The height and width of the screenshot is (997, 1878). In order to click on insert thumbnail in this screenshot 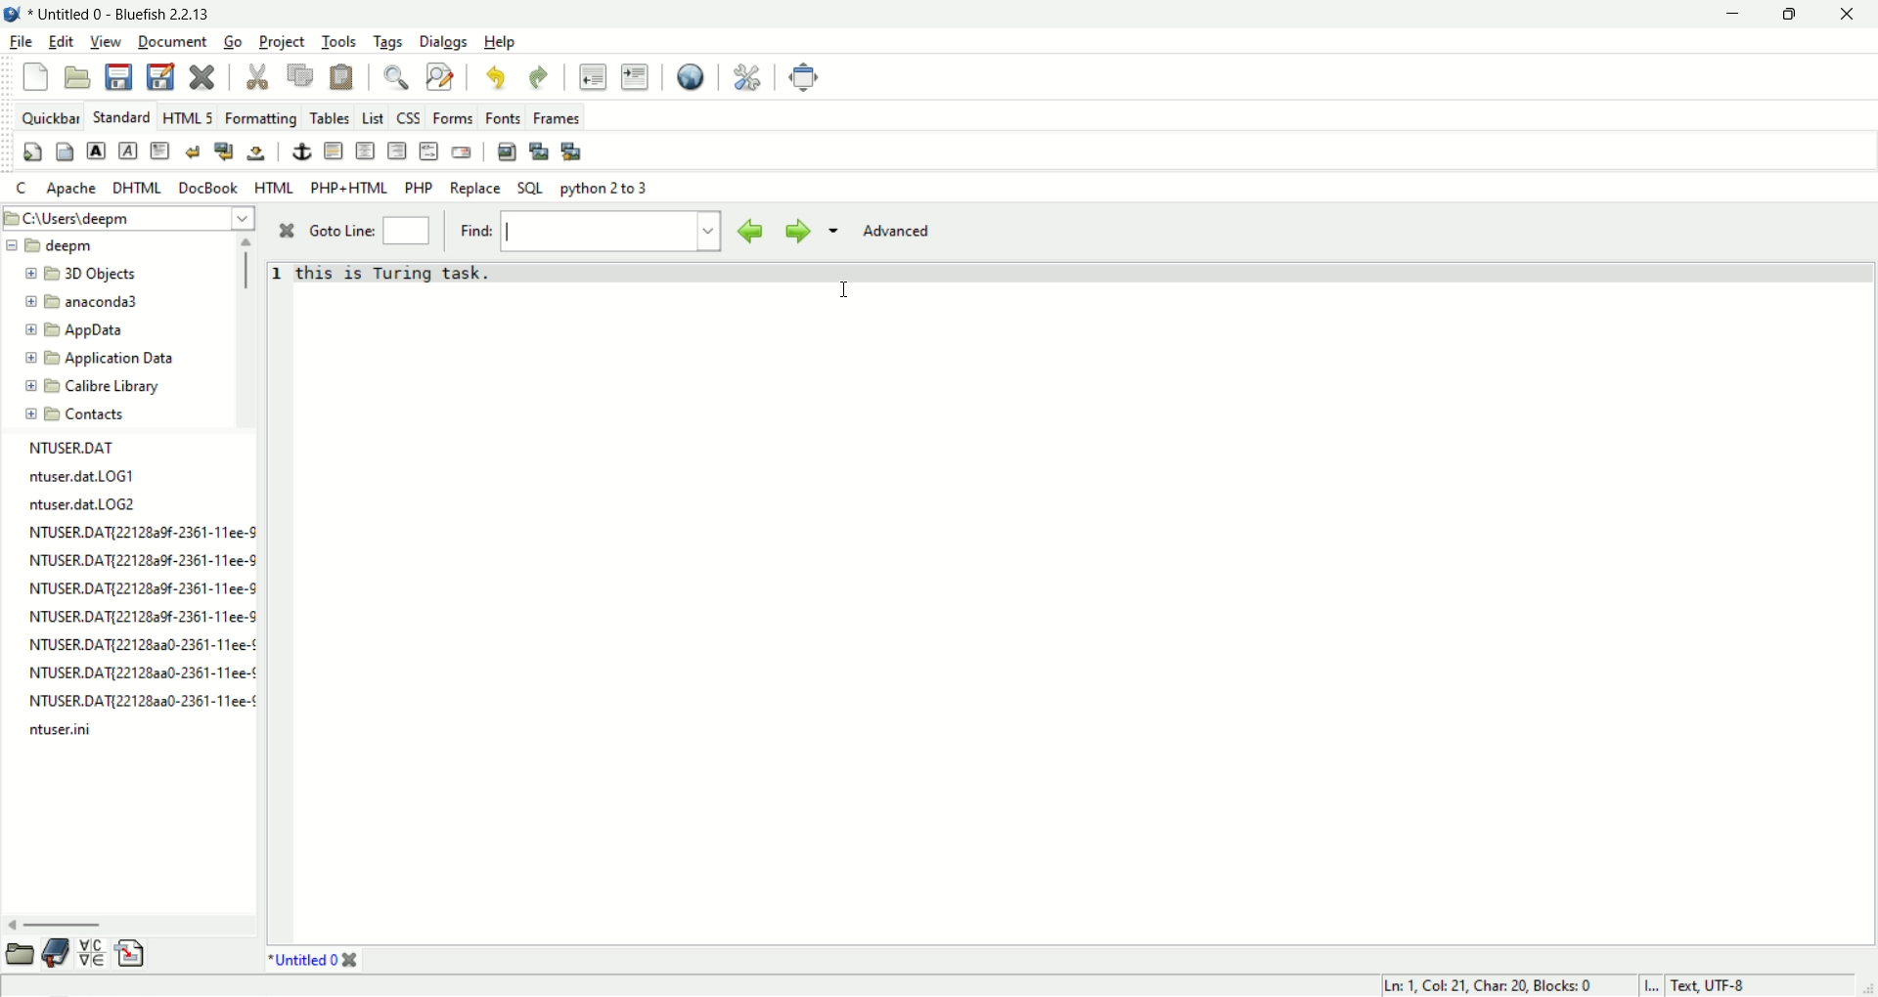, I will do `click(541, 151)`.